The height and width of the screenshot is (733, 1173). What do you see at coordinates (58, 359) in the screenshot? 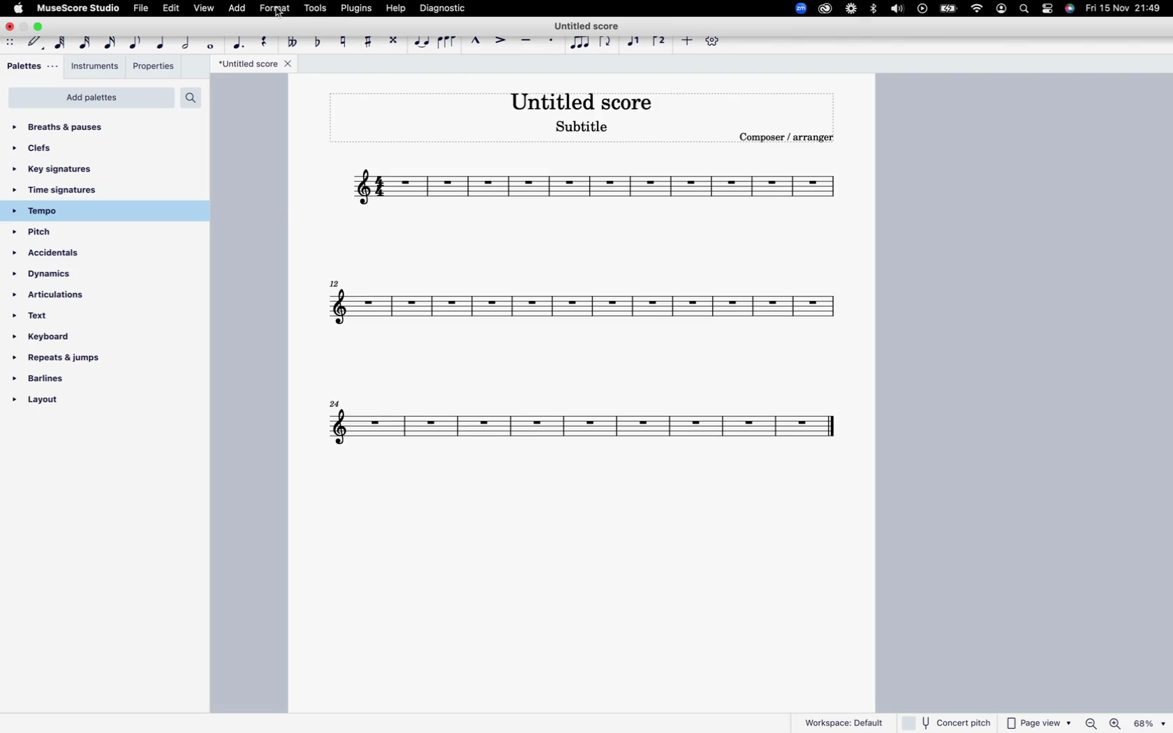
I see `repeats & jumps` at bounding box center [58, 359].